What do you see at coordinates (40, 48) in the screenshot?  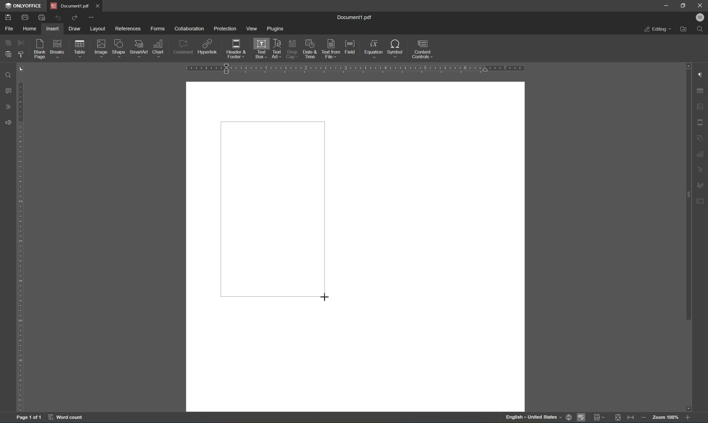 I see `blank page` at bounding box center [40, 48].